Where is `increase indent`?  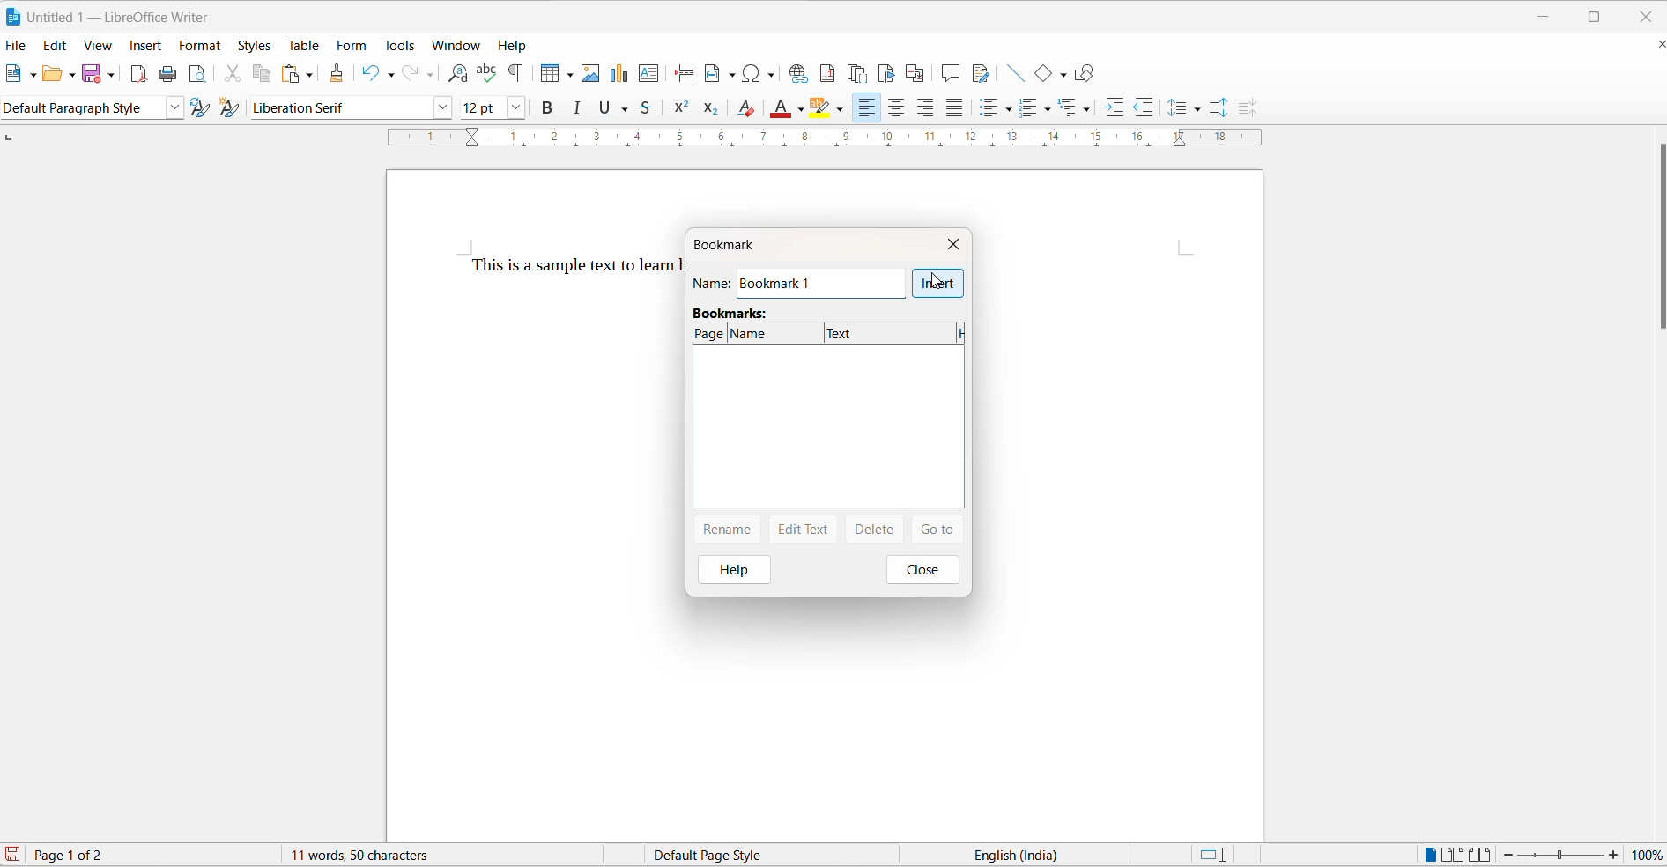 increase indent is located at coordinates (1112, 105).